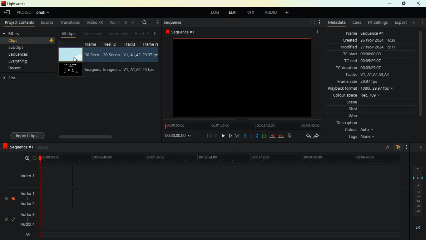 Image resolution: width=426 pixels, height=240 pixels. Describe the element at coordinates (93, 34) in the screenshot. I see `video only` at that location.